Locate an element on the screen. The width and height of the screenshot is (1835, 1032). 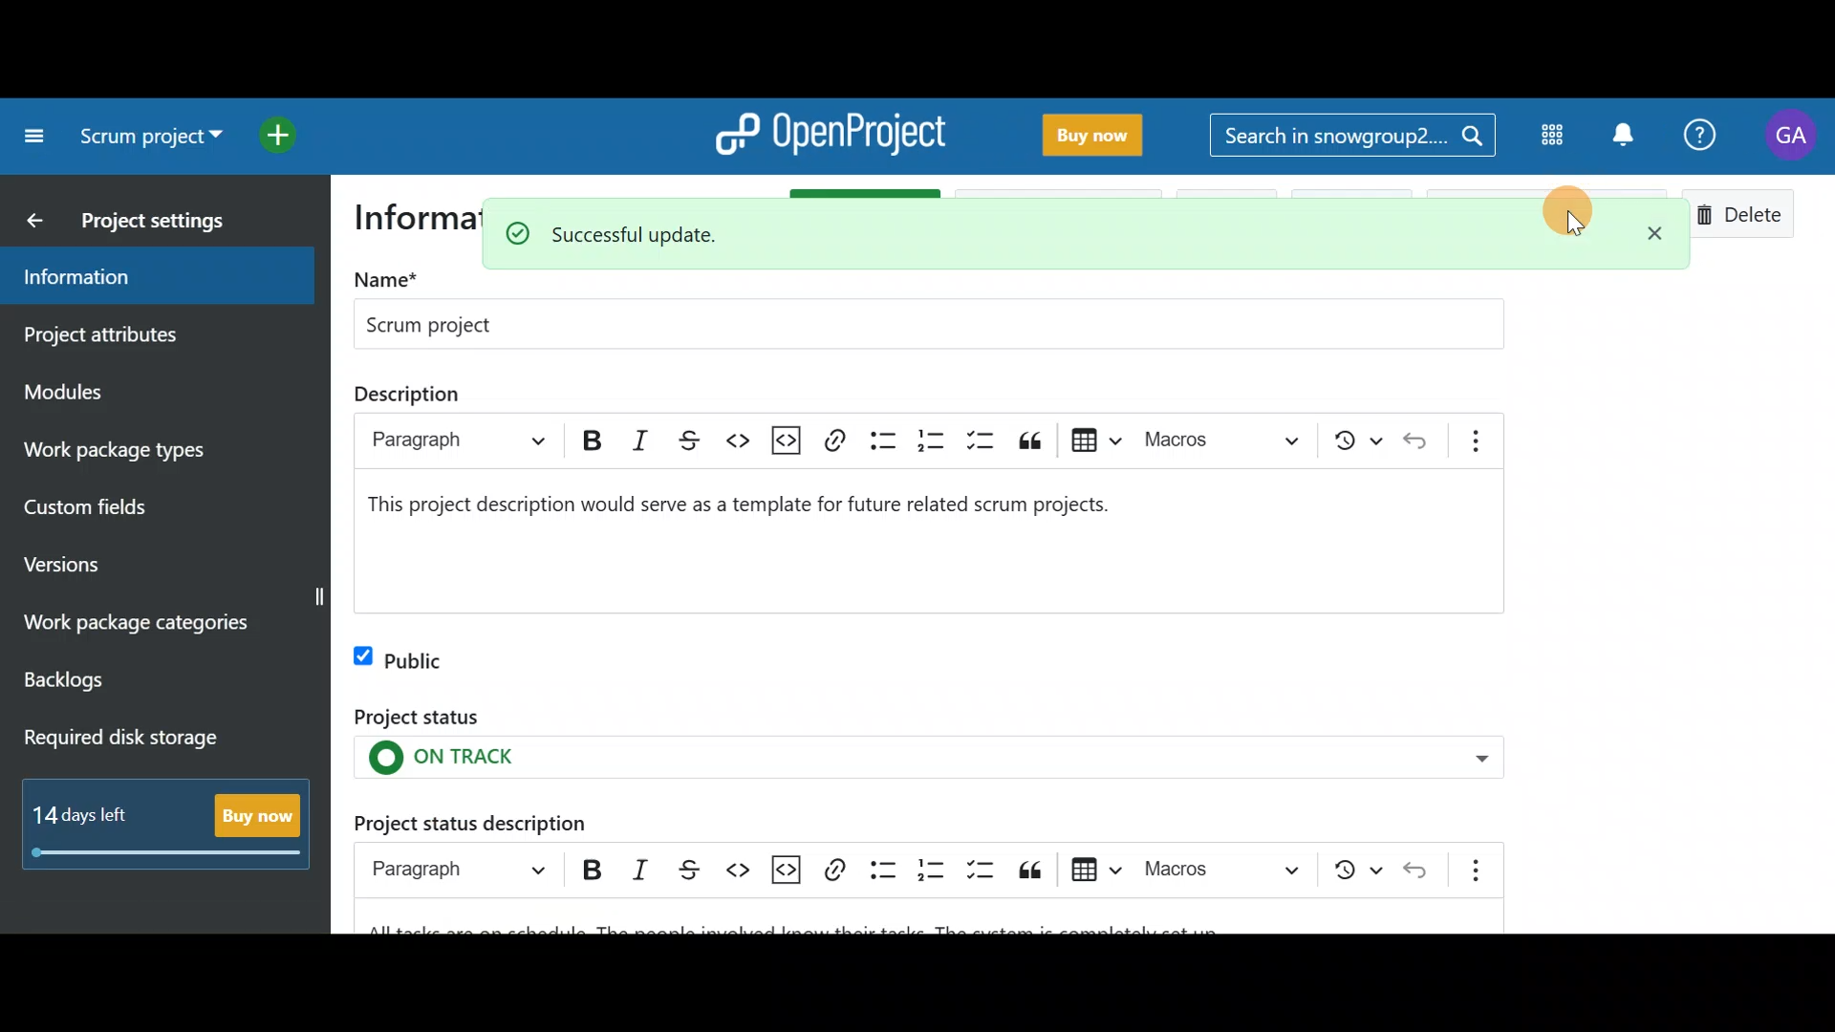
Show local modifications is located at coordinates (1348, 870).